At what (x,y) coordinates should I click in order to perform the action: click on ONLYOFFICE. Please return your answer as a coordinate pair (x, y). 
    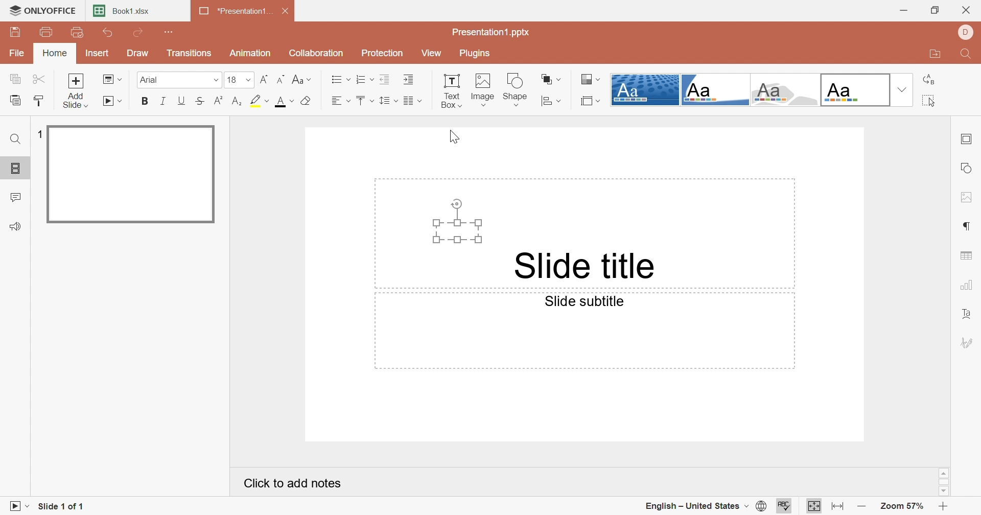
    Looking at the image, I should click on (41, 10).